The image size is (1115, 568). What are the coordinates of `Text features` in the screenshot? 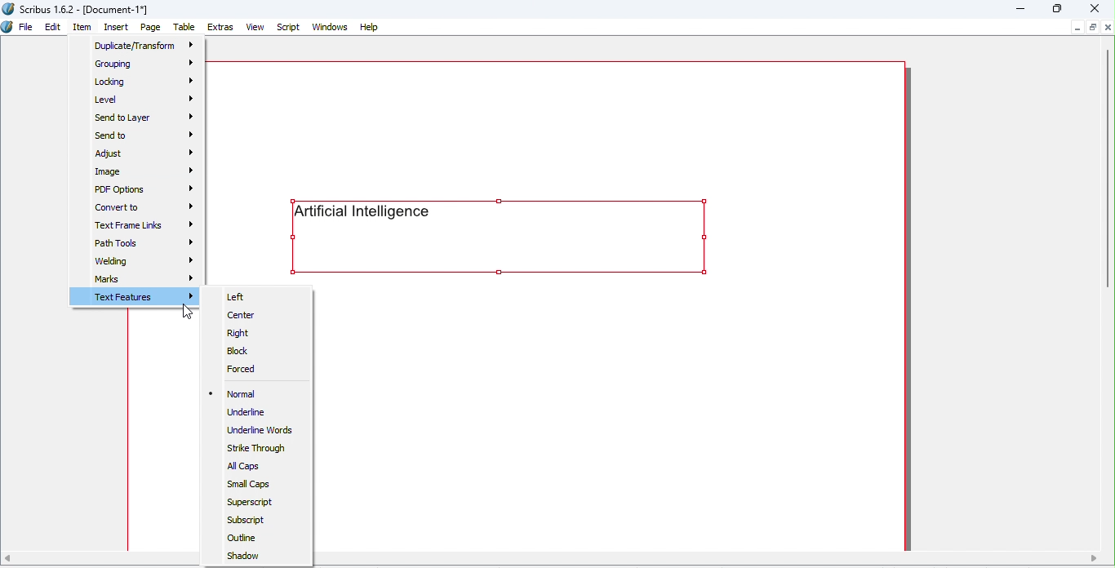 It's located at (135, 295).